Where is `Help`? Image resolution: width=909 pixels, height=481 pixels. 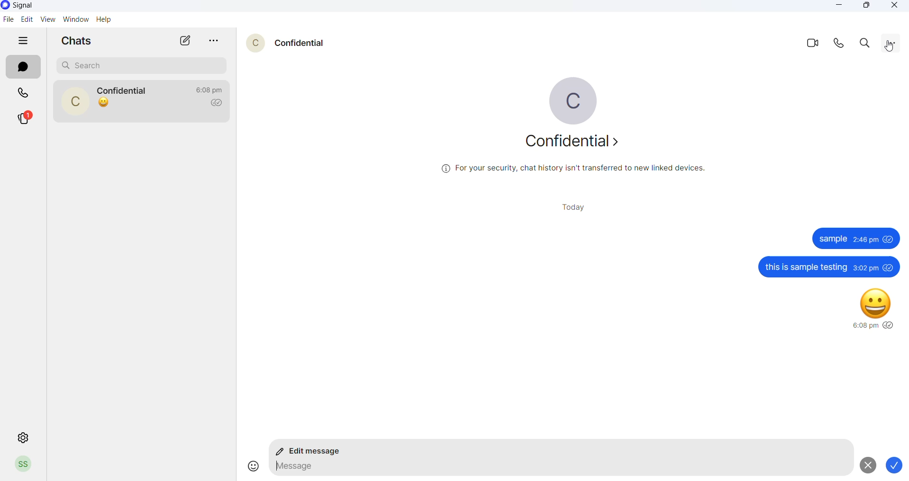
Help is located at coordinates (107, 19).